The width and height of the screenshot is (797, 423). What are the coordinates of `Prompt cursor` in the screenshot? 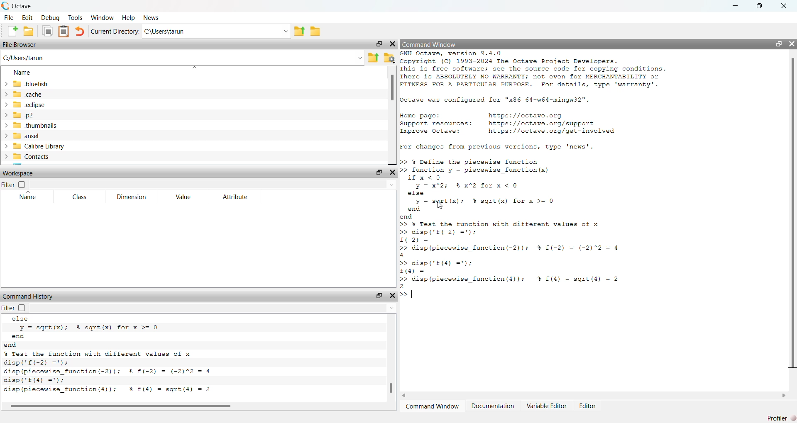 It's located at (406, 295).